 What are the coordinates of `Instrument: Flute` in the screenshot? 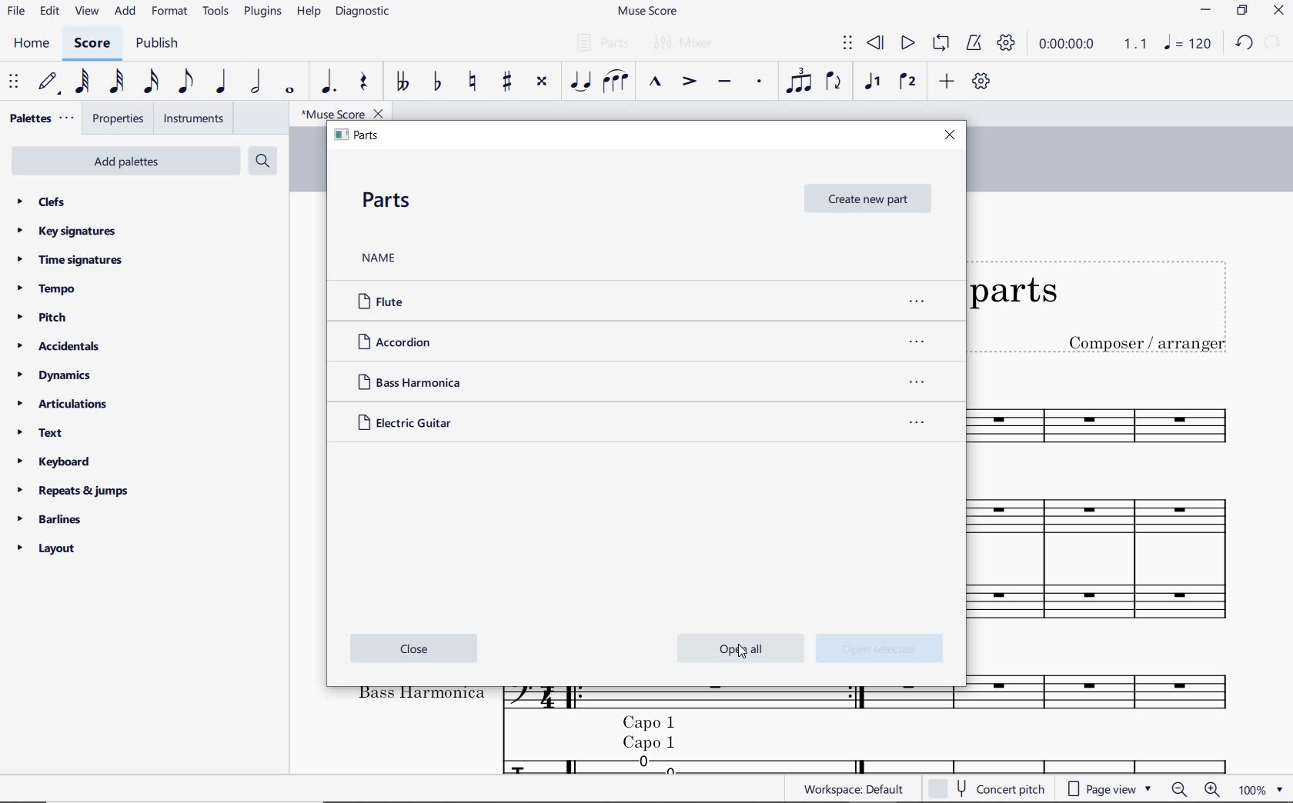 It's located at (1111, 421).